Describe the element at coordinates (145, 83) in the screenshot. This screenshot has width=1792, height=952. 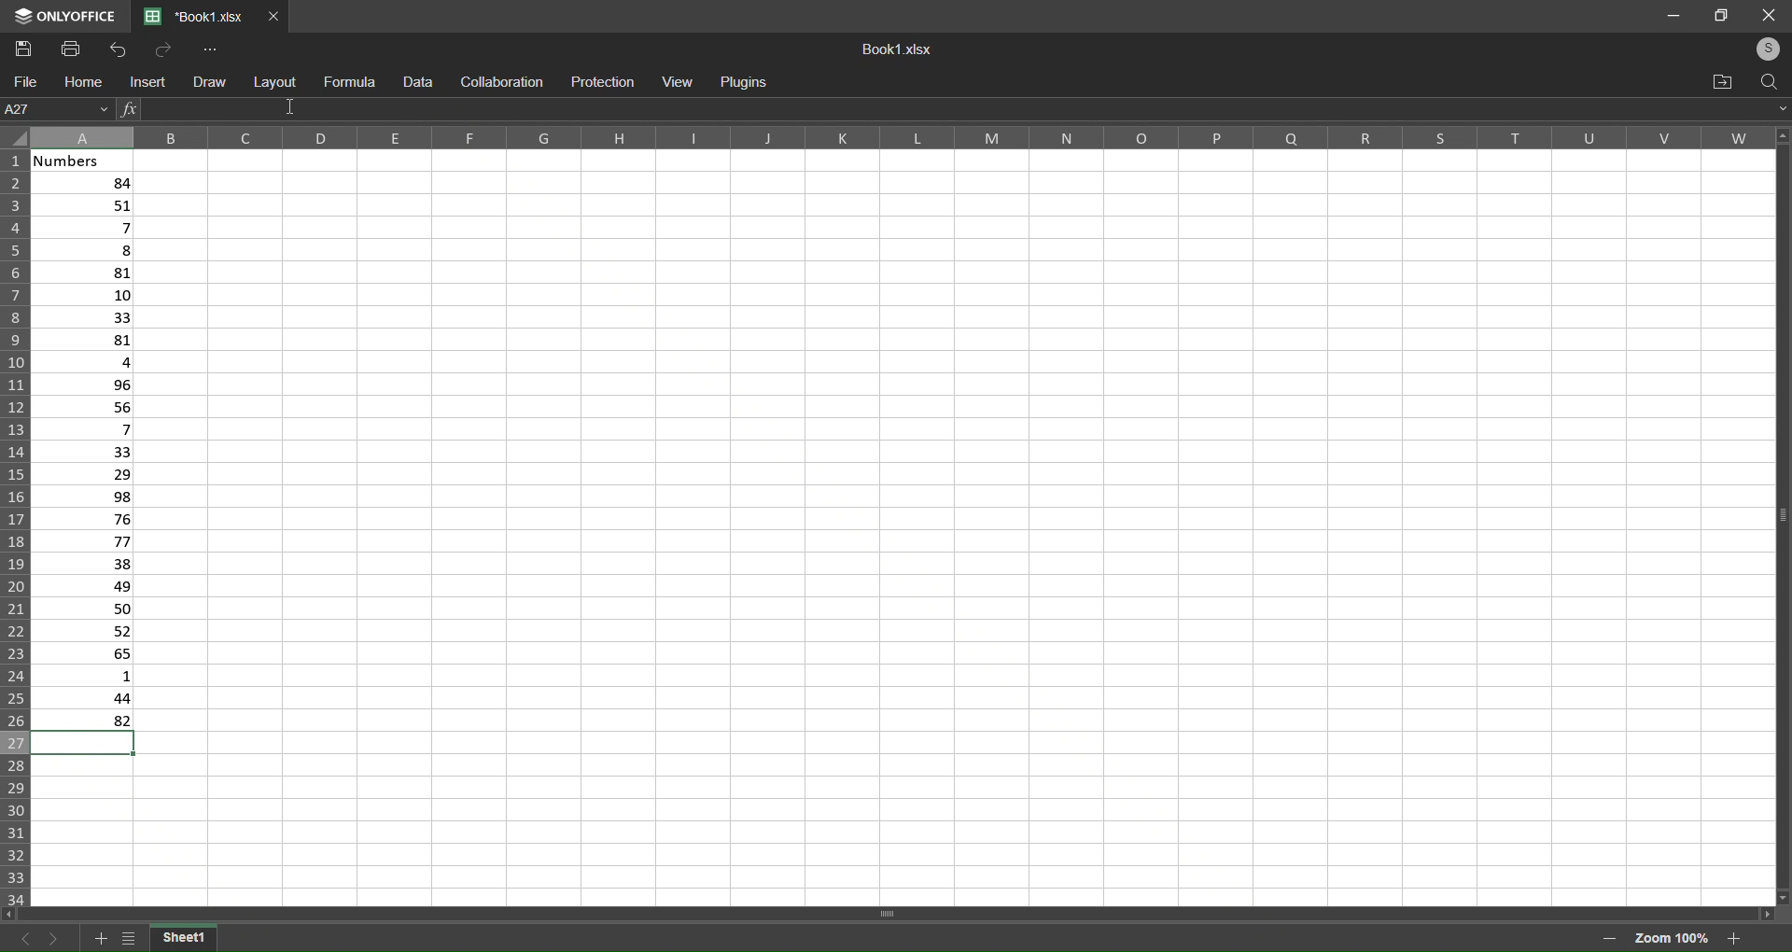
I see `insert` at that location.